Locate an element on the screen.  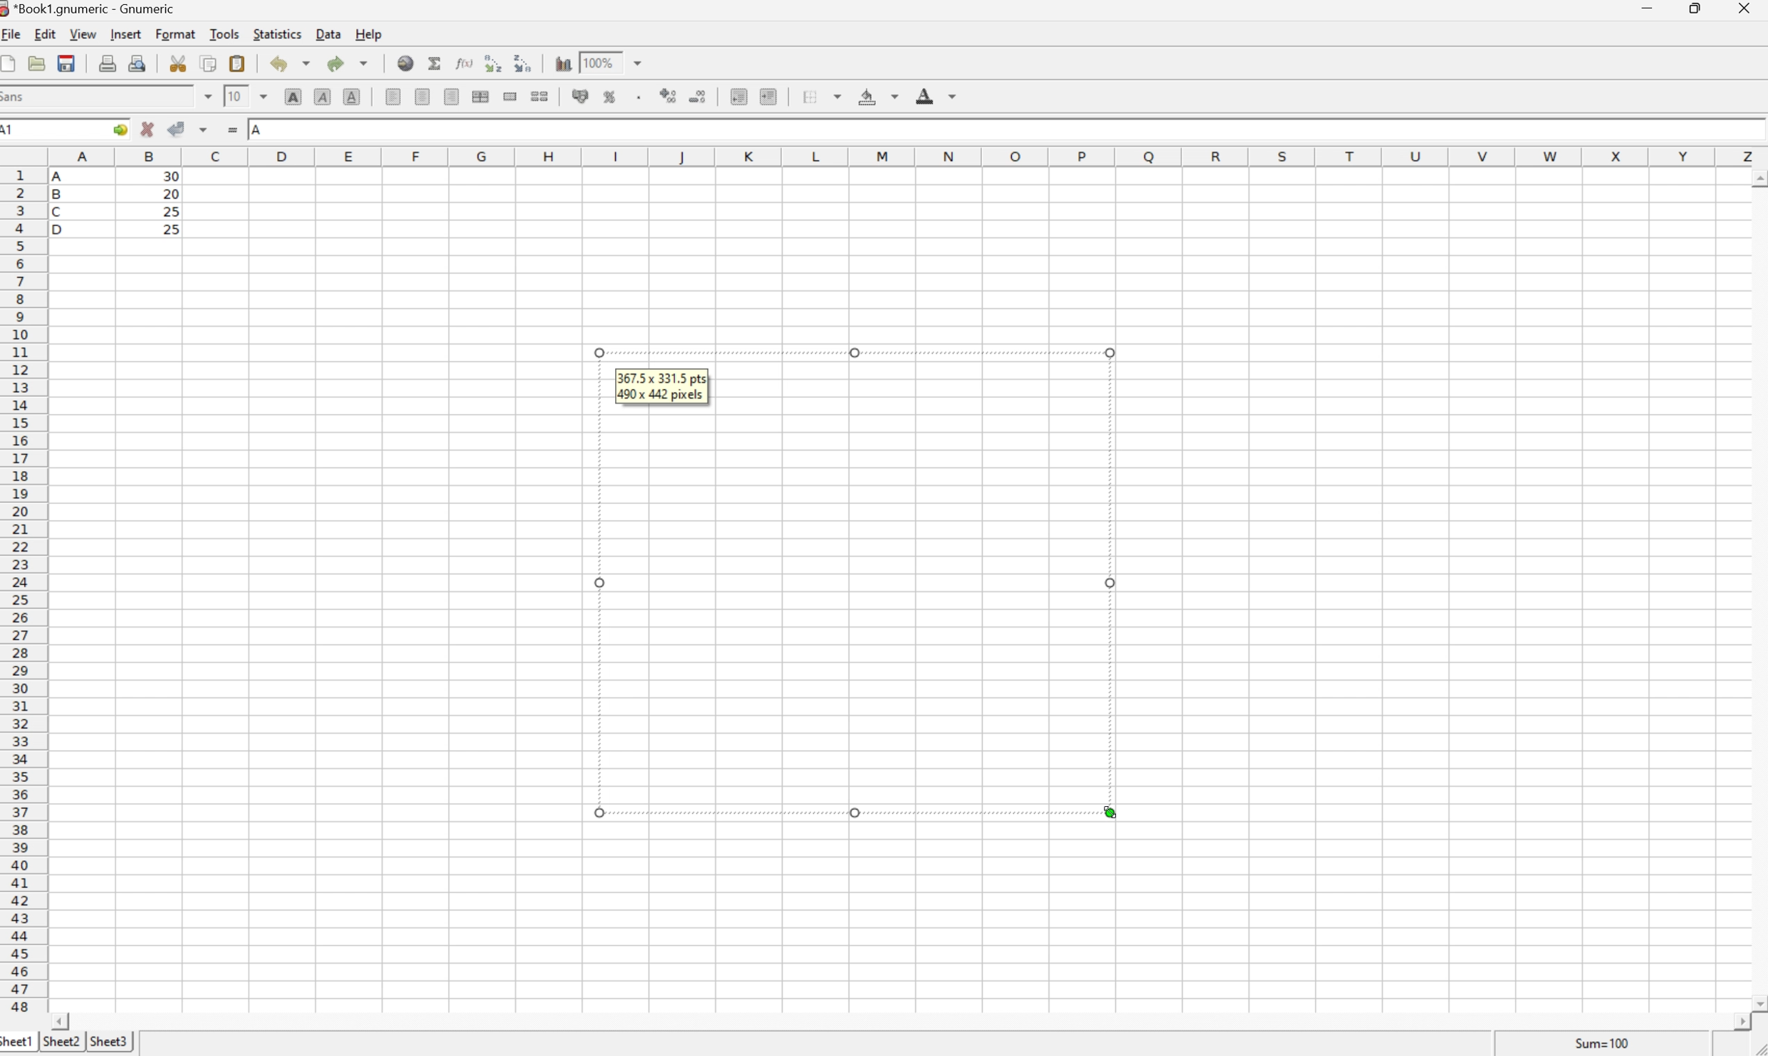
Edit is located at coordinates (46, 34).